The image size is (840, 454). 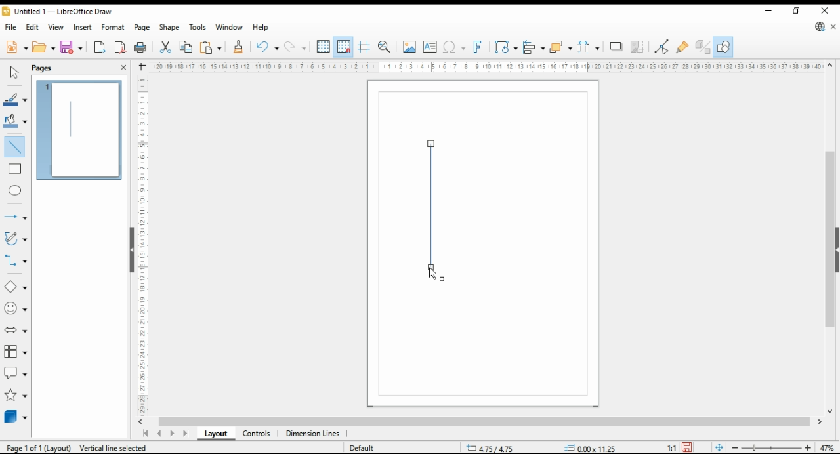 What do you see at coordinates (59, 13) in the screenshot?
I see `icon and filename` at bounding box center [59, 13].